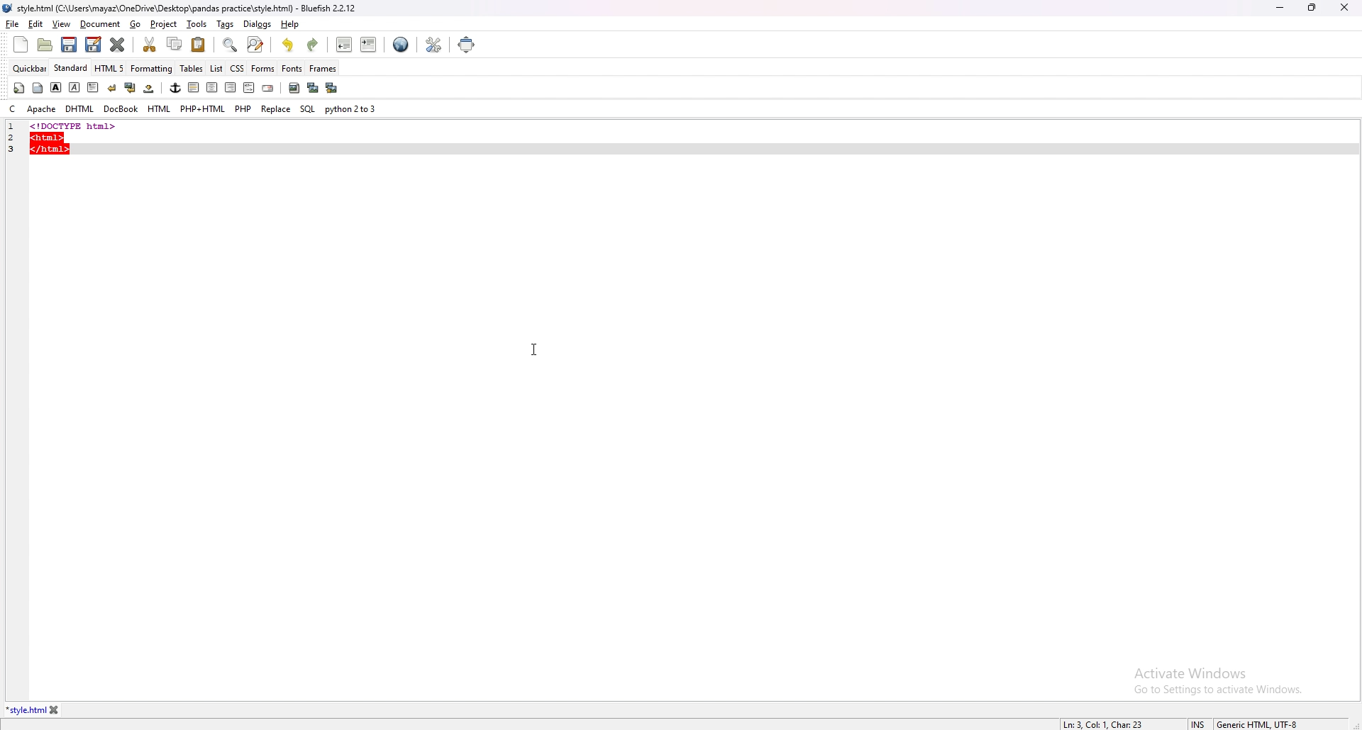 This screenshot has height=730, width=1362. Describe the element at coordinates (228, 87) in the screenshot. I see `right indent` at that location.